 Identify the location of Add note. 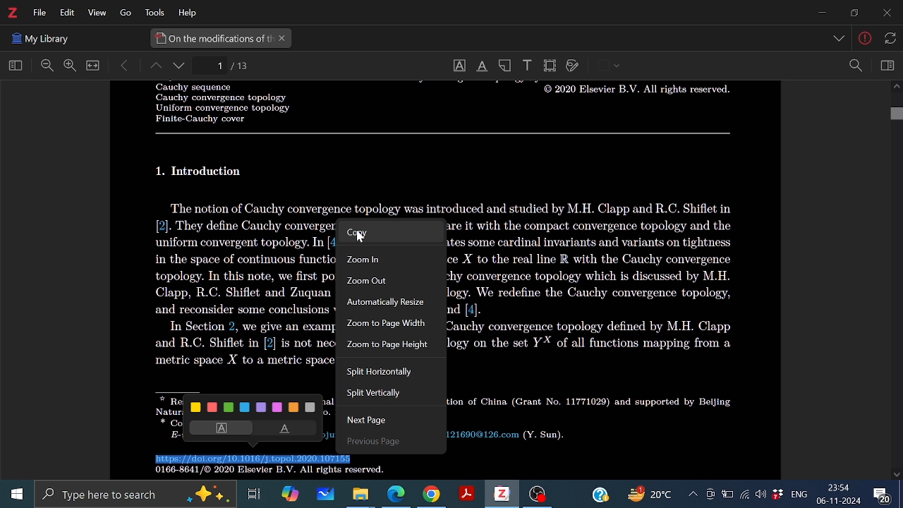
(507, 65).